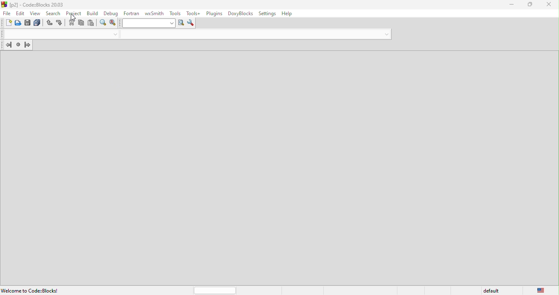 Image resolution: width=559 pixels, height=295 pixels. Describe the element at coordinates (385, 33) in the screenshot. I see `drop down` at that location.